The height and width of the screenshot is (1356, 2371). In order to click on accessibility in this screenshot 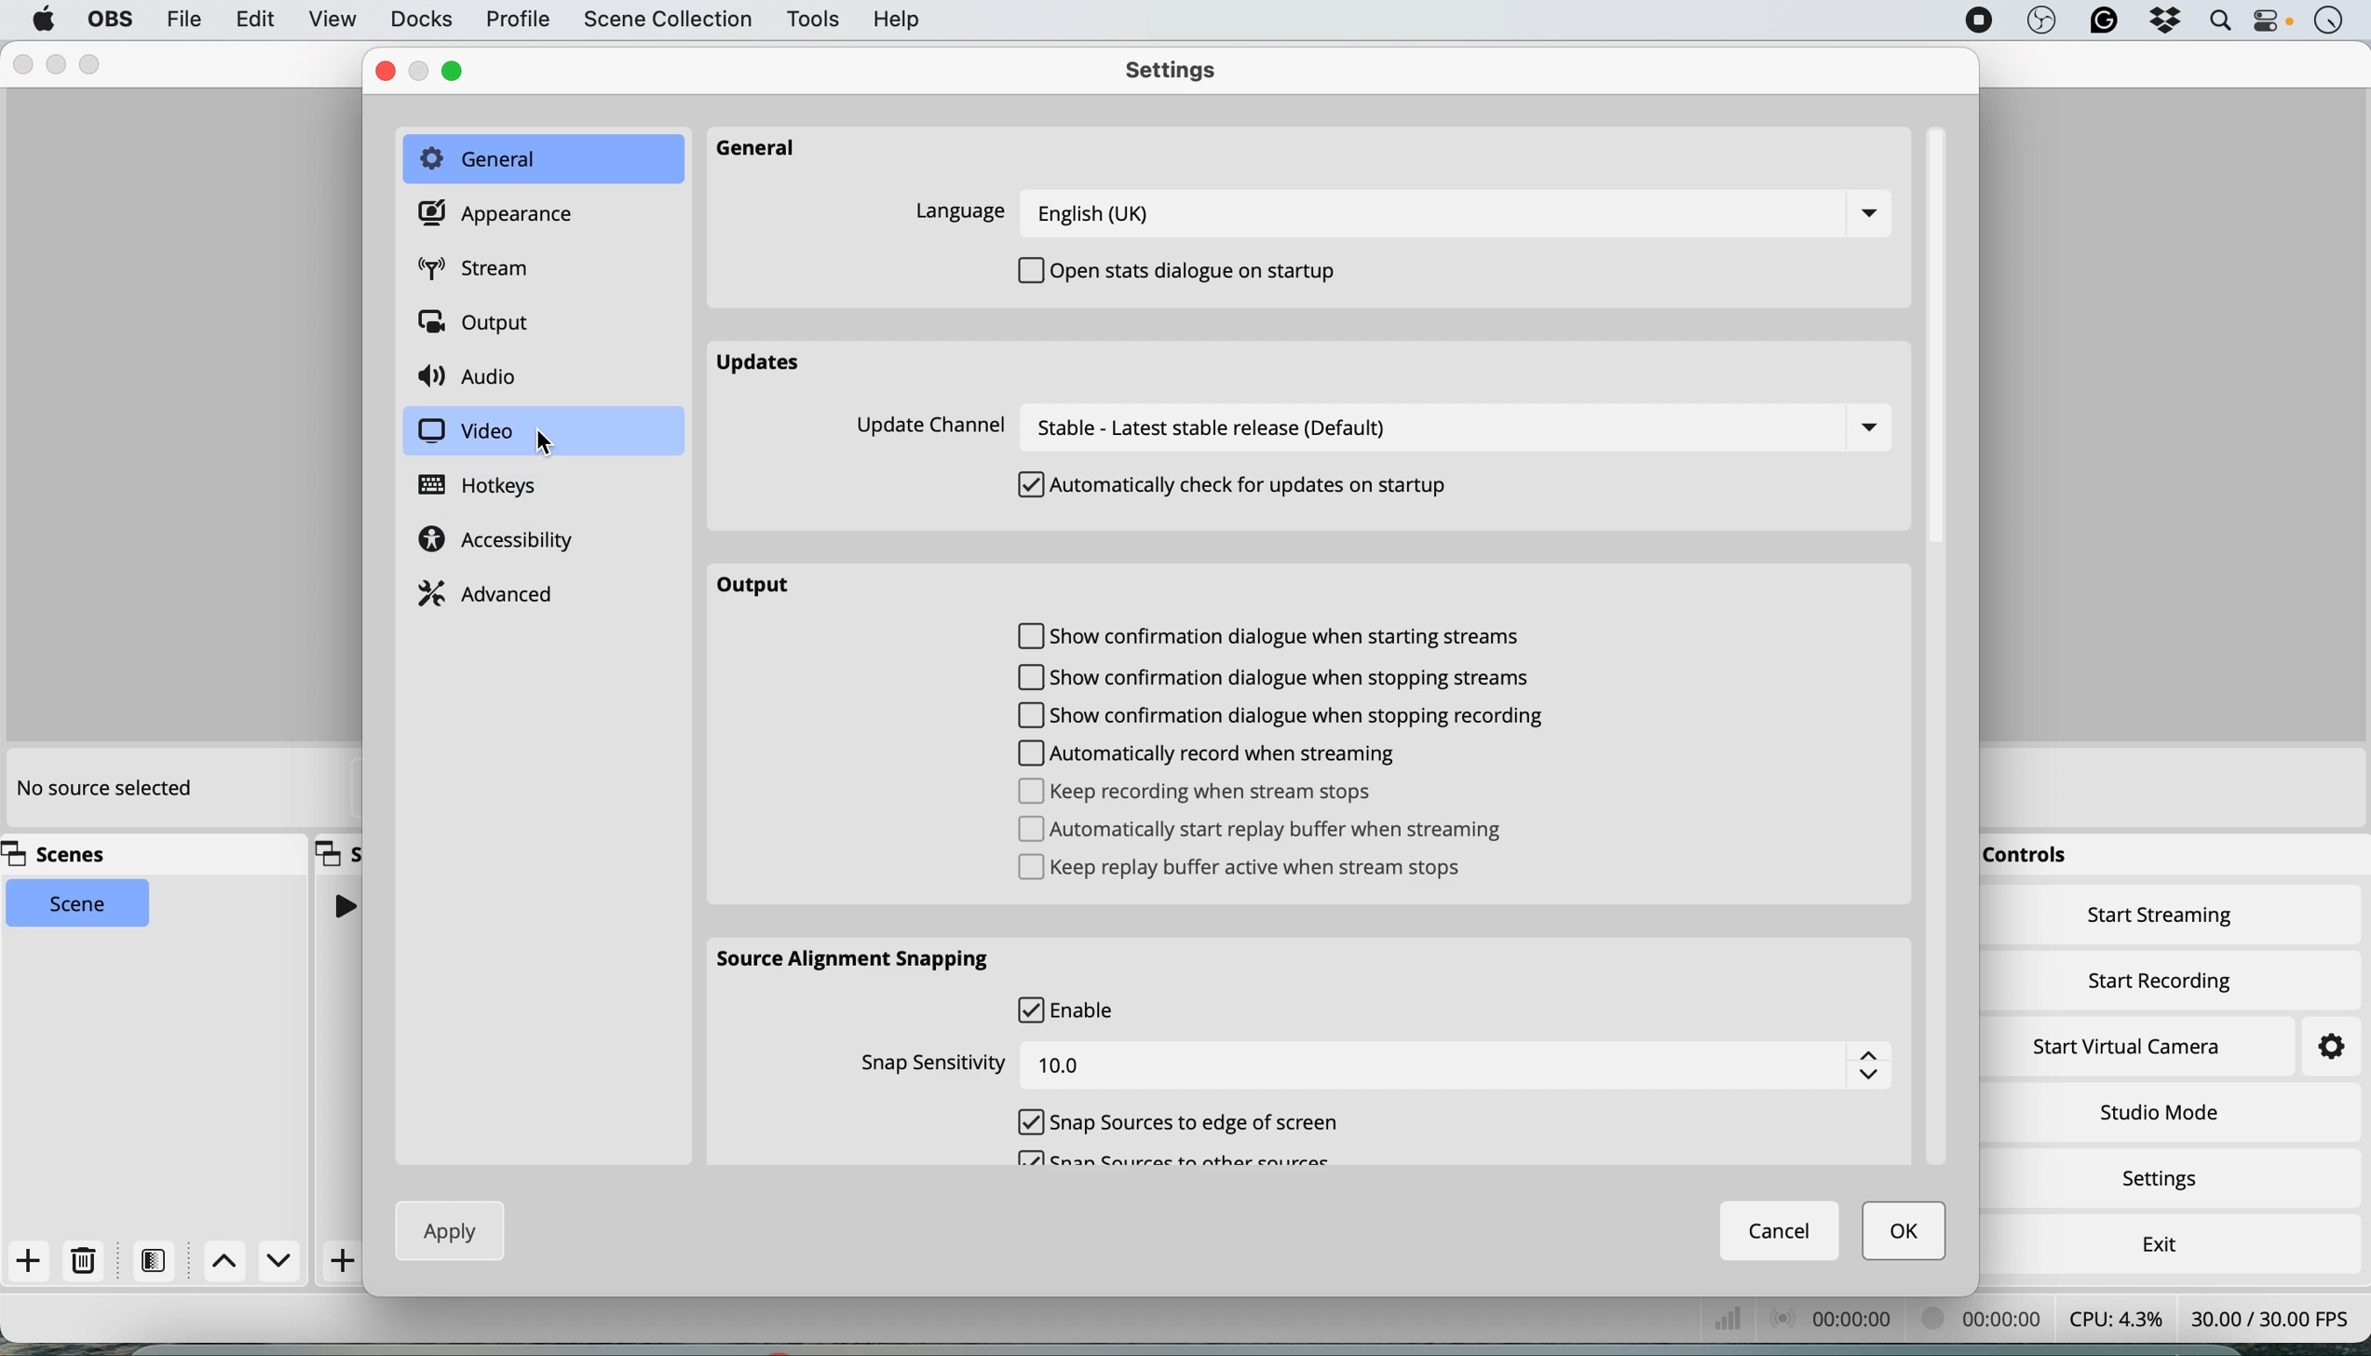, I will do `click(503, 542)`.